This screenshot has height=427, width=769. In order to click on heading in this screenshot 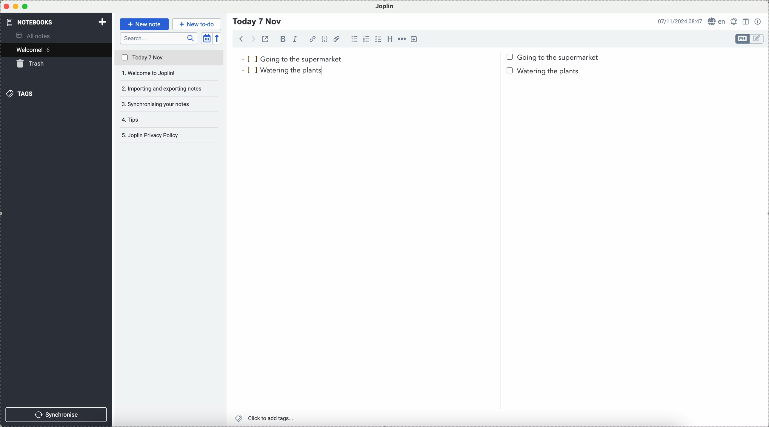, I will do `click(390, 38)`.